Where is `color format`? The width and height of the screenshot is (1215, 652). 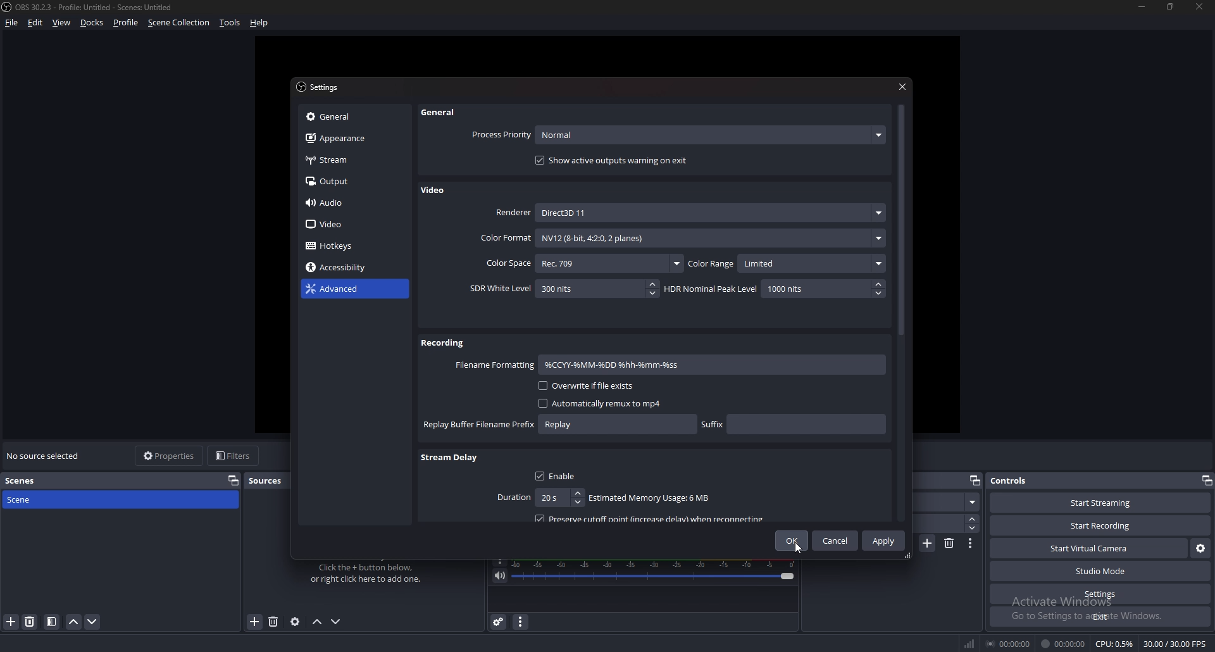
color format is located at coordinates (504, 238).